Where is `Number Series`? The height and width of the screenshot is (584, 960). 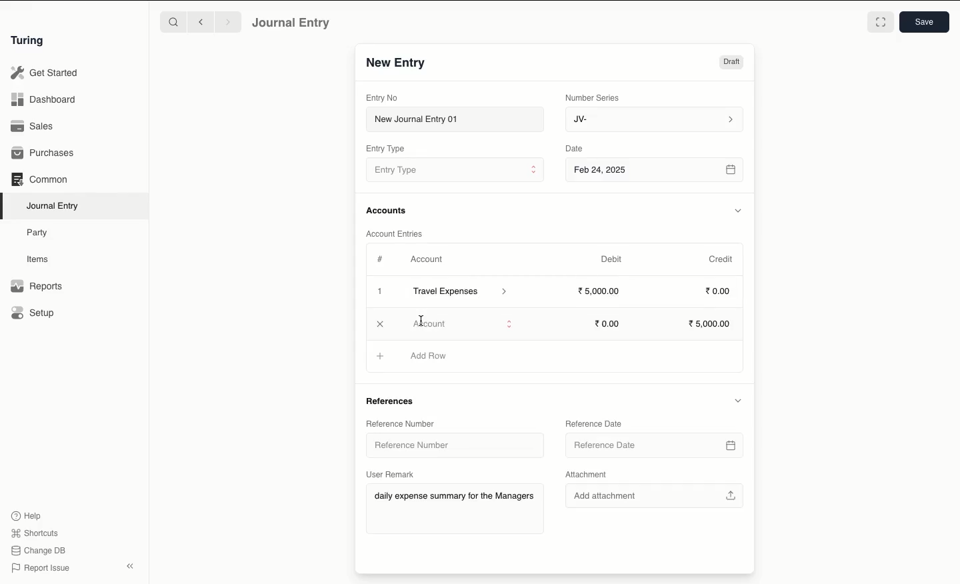
Number Series is located at coordinates (595, 98).